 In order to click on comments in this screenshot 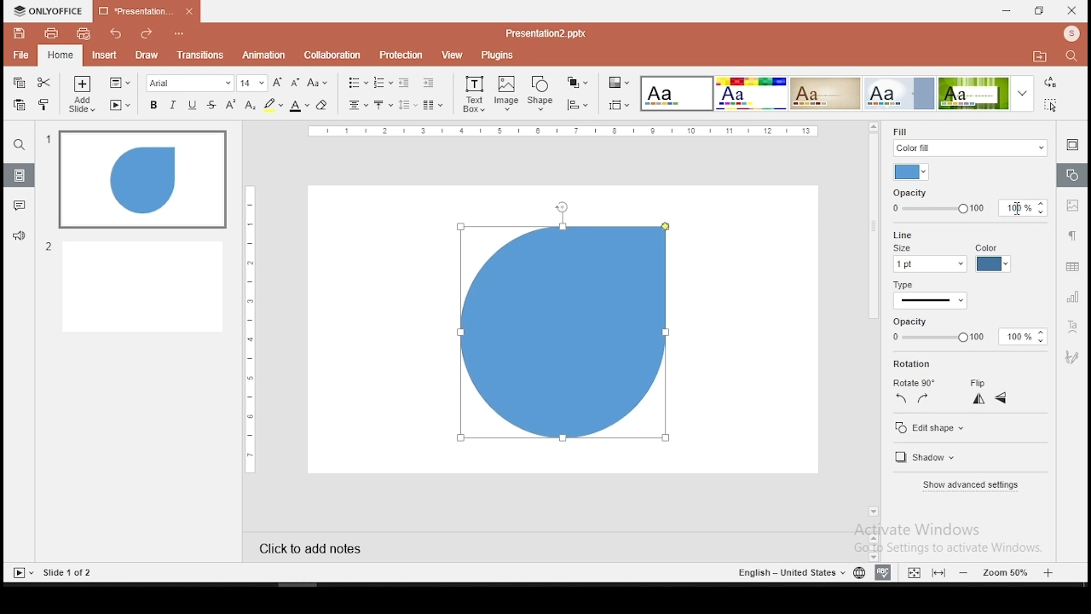, I will do `click(17, 206)`.